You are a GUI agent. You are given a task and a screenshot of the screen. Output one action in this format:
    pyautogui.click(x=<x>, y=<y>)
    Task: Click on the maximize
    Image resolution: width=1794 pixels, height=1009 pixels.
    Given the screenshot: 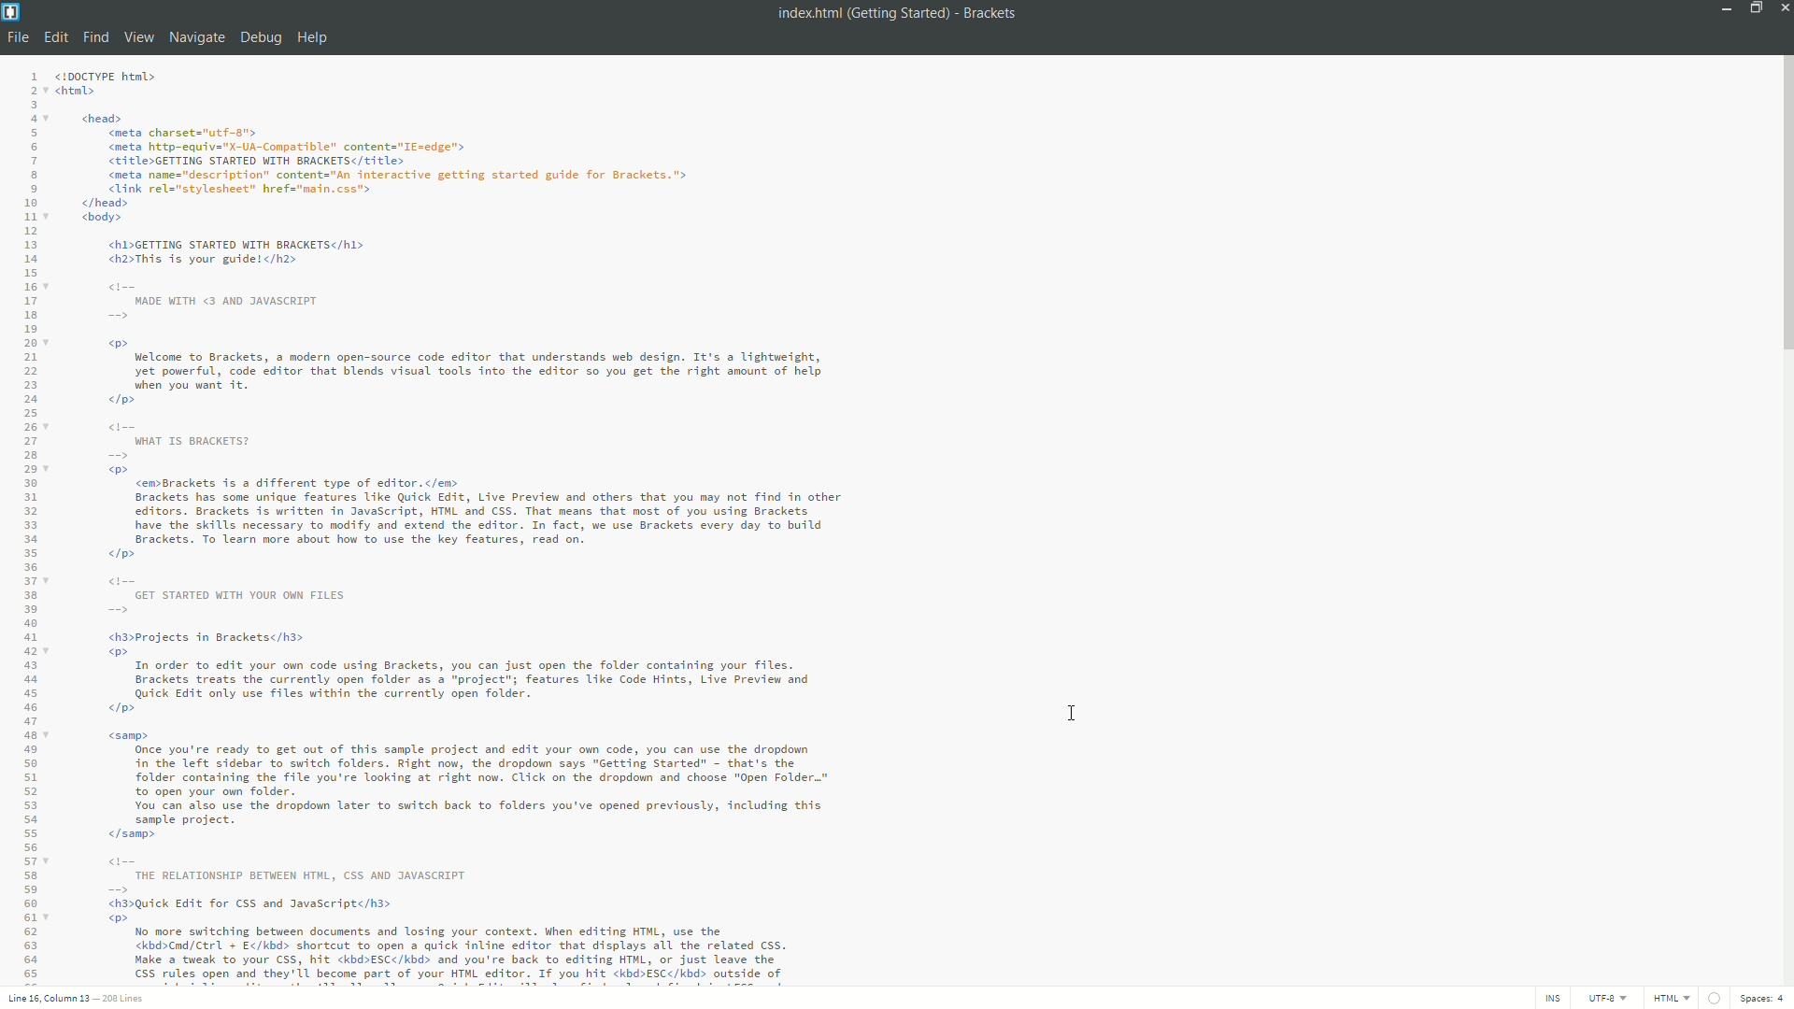 What is the action you would take?
    pyautogui.click(x=1752, y=7)
    